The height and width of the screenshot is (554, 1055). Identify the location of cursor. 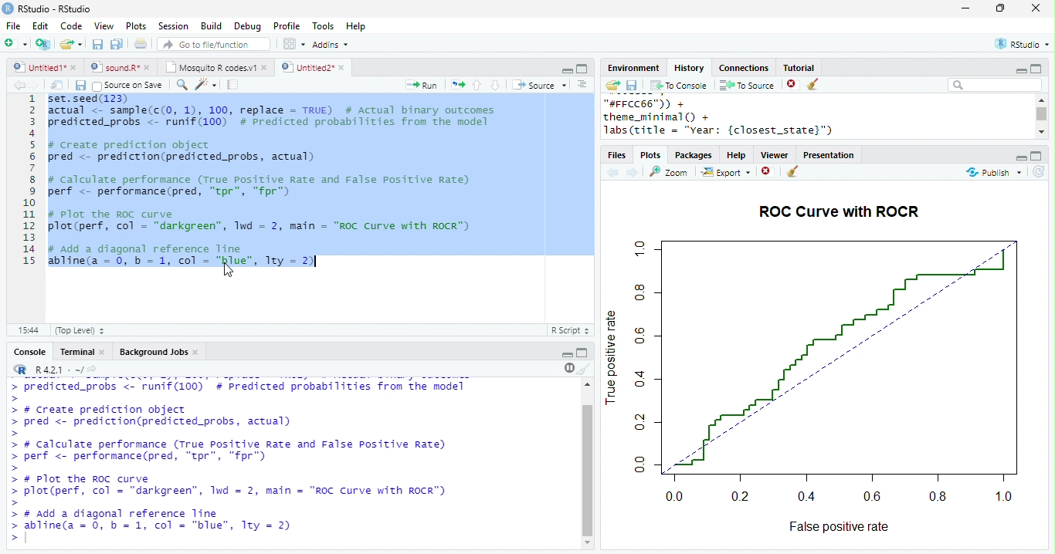
(228, 271).